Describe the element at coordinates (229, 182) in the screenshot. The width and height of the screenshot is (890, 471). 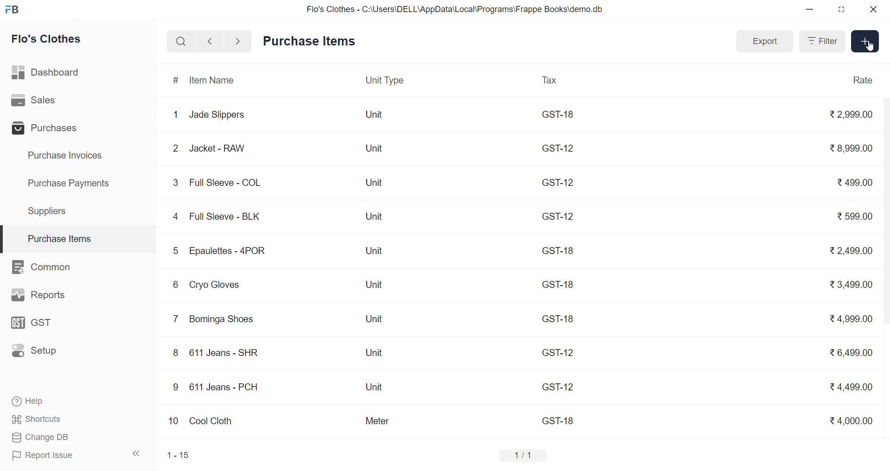
I see `Full Sleeve - COL` at that location.